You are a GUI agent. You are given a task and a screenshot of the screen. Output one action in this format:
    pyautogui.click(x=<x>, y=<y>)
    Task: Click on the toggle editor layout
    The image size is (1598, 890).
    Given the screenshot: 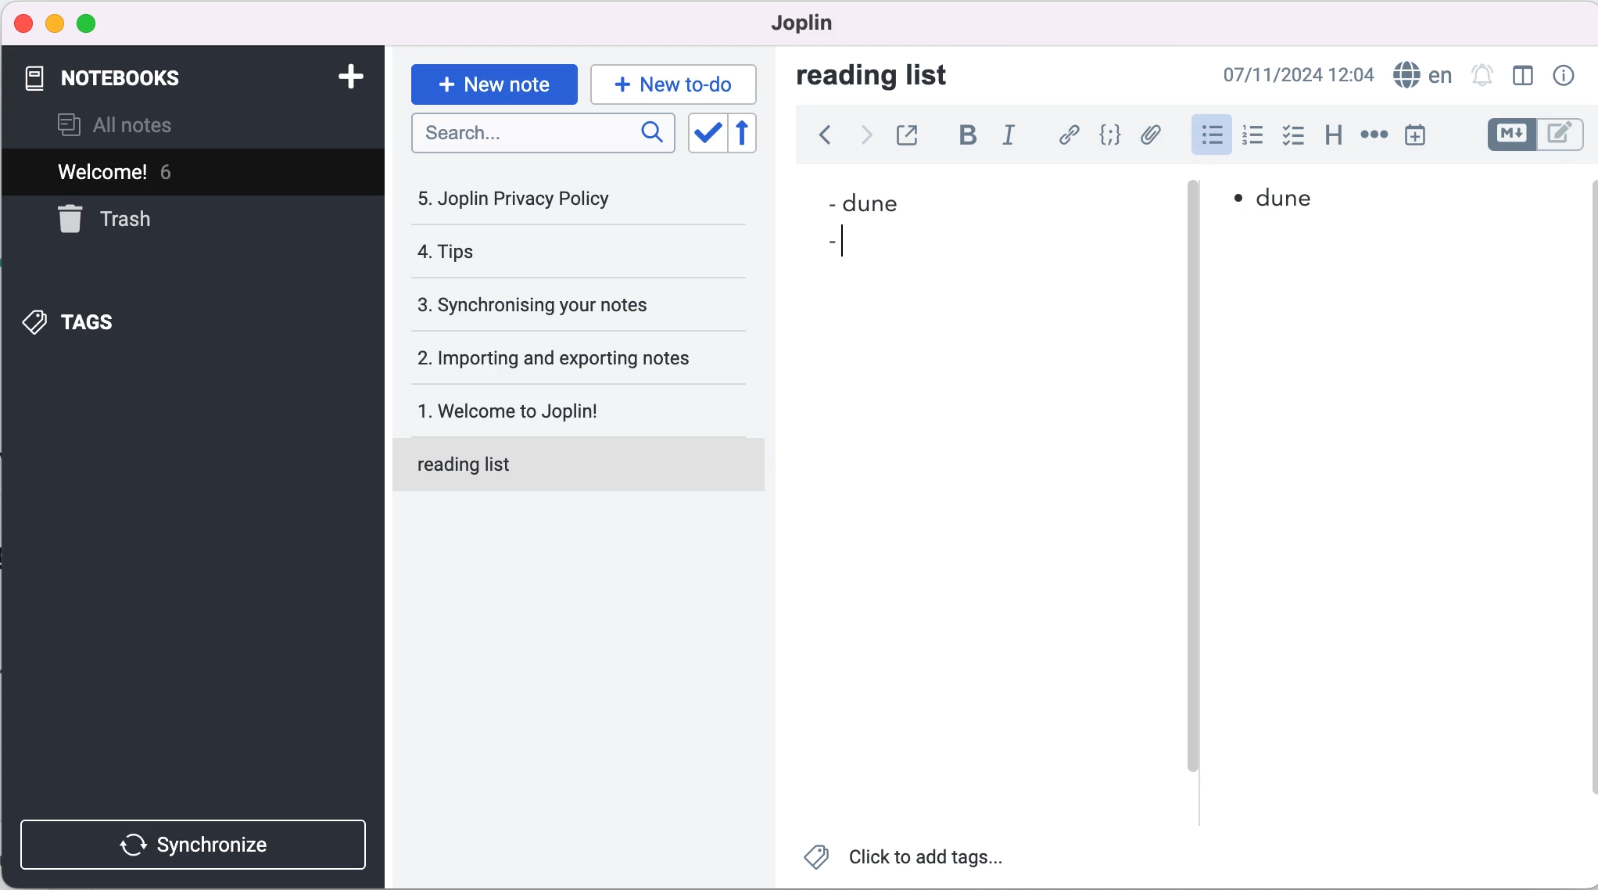 What is the action you would take?
    pyautogui.click(x=1519, y=77)
    